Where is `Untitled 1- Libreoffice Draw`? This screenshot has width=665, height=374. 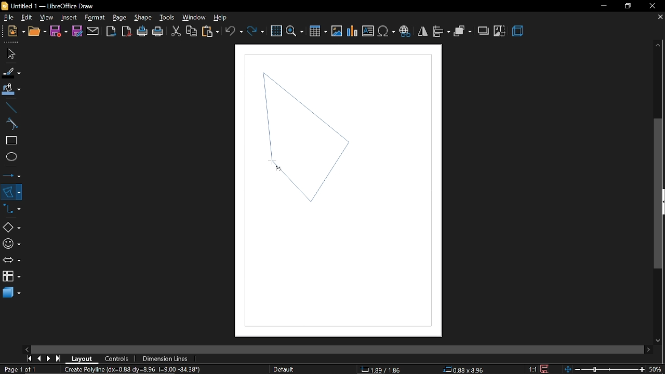
Untitled 1- Libreoffice Draw is located at coordinates (55, 6).